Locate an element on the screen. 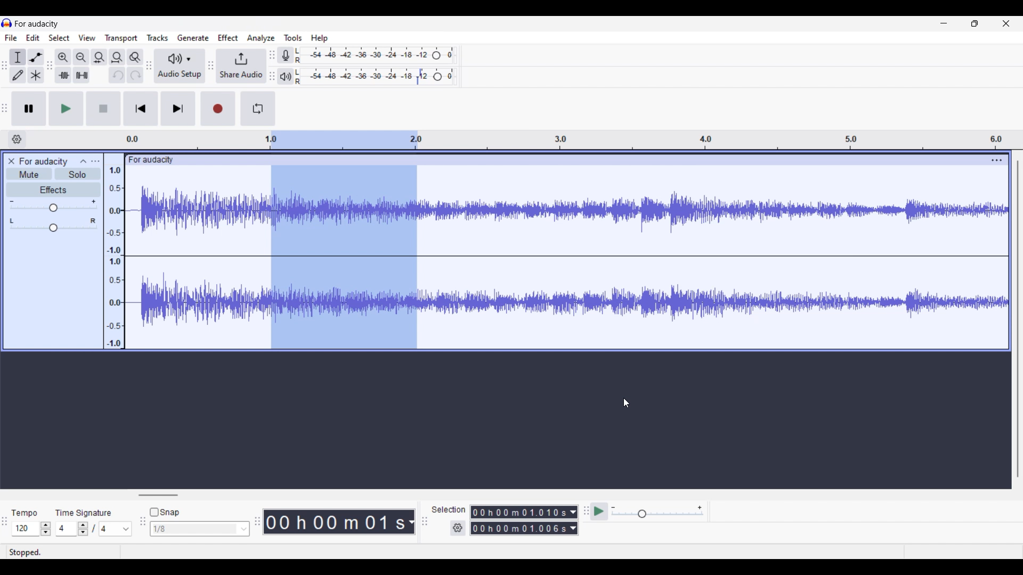  Undo is located at coordinates (117, 75).